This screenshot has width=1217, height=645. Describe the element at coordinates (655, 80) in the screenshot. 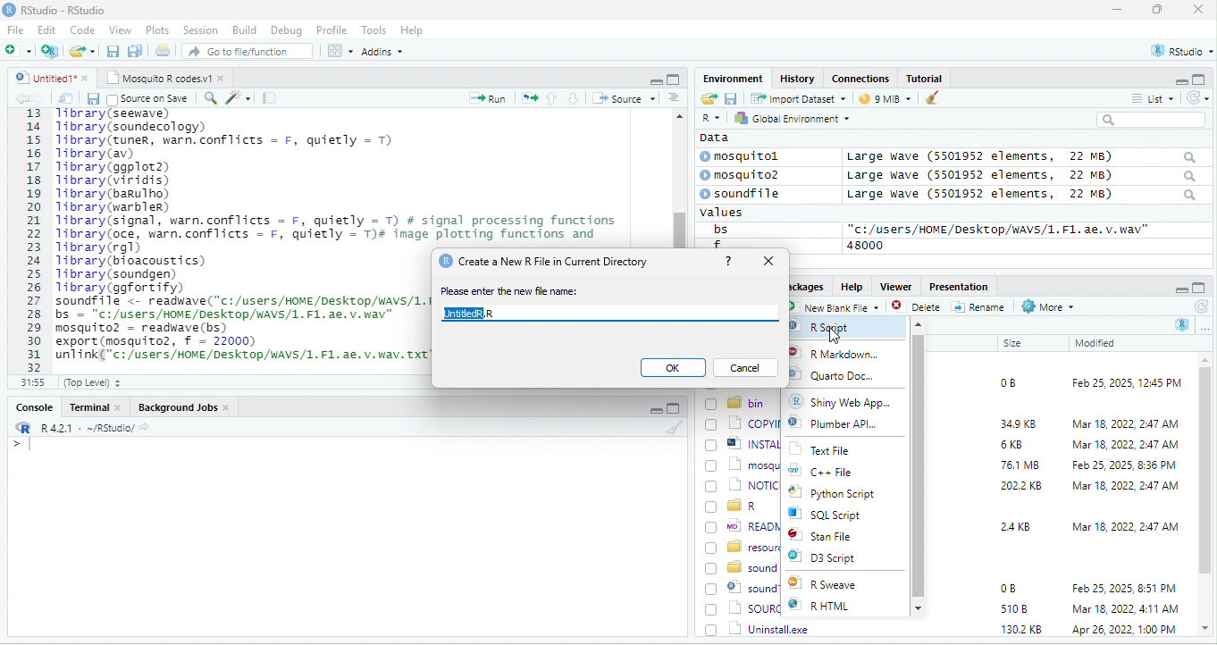

I see `minimize` at that location.